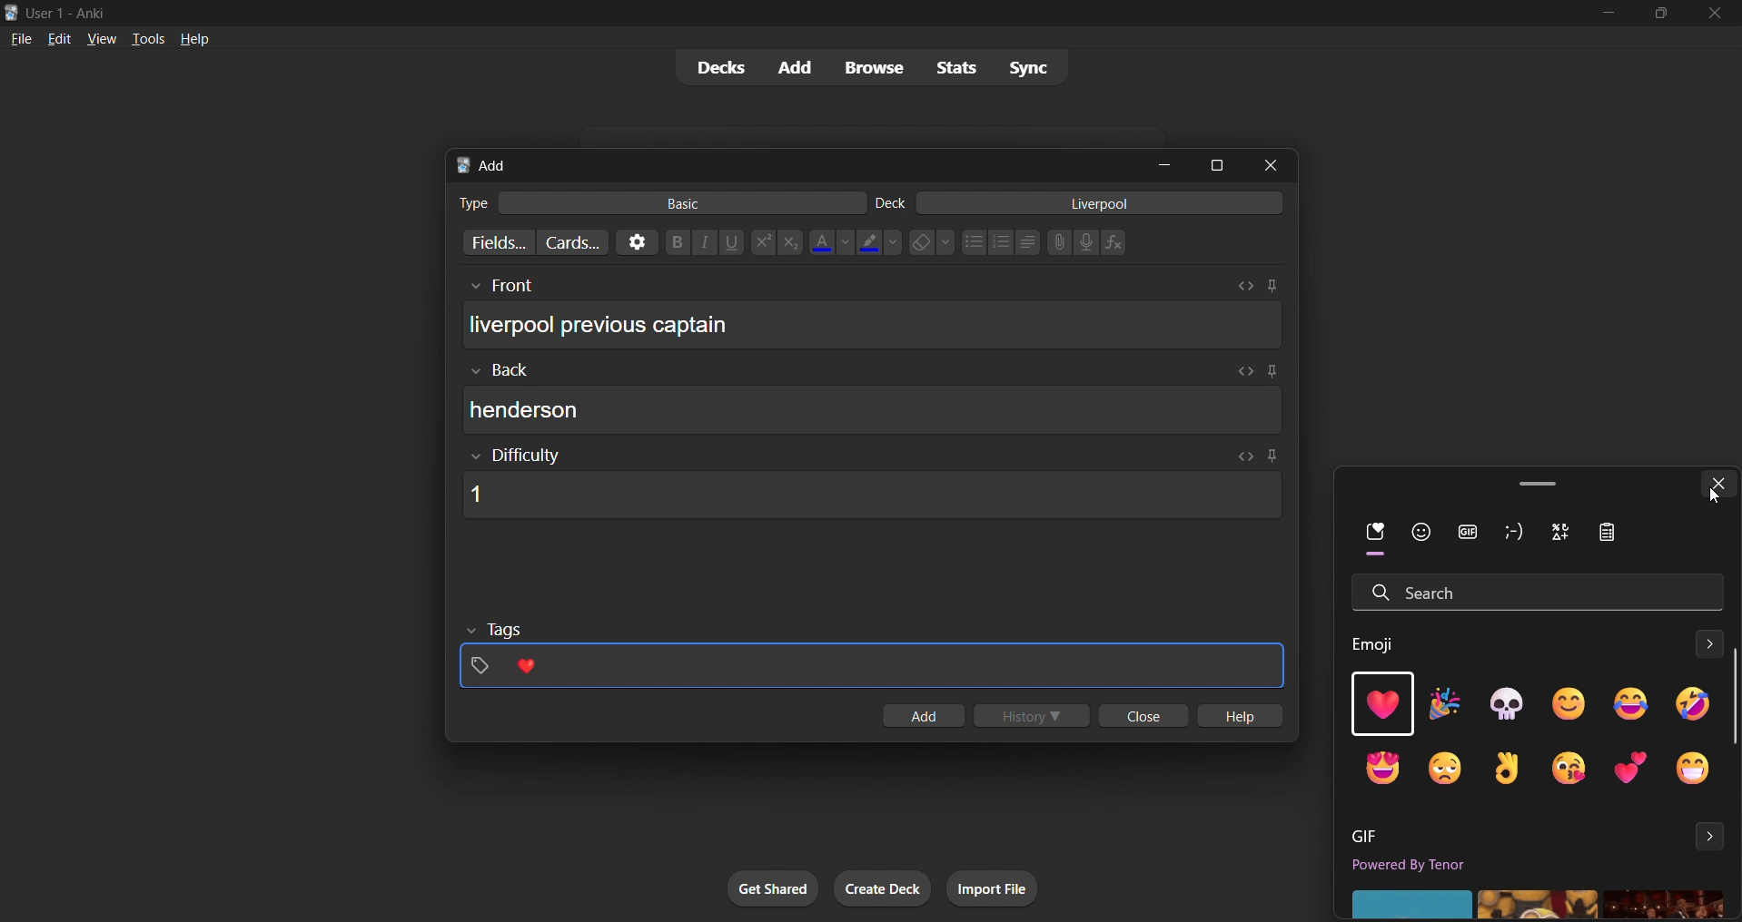 The image size is (1742, 922). What do you see at coordinates (707, 244) in the screenshot?
I see `italic` at bounding box center [707, 244].